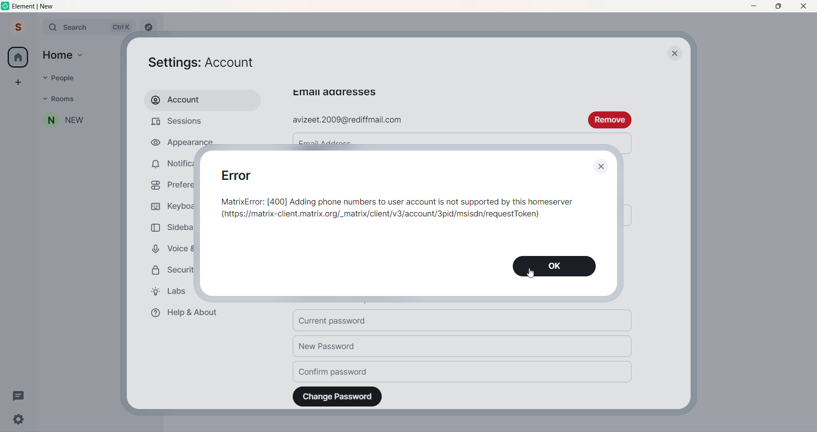  I want to click on Help & About, so click(183, 313).